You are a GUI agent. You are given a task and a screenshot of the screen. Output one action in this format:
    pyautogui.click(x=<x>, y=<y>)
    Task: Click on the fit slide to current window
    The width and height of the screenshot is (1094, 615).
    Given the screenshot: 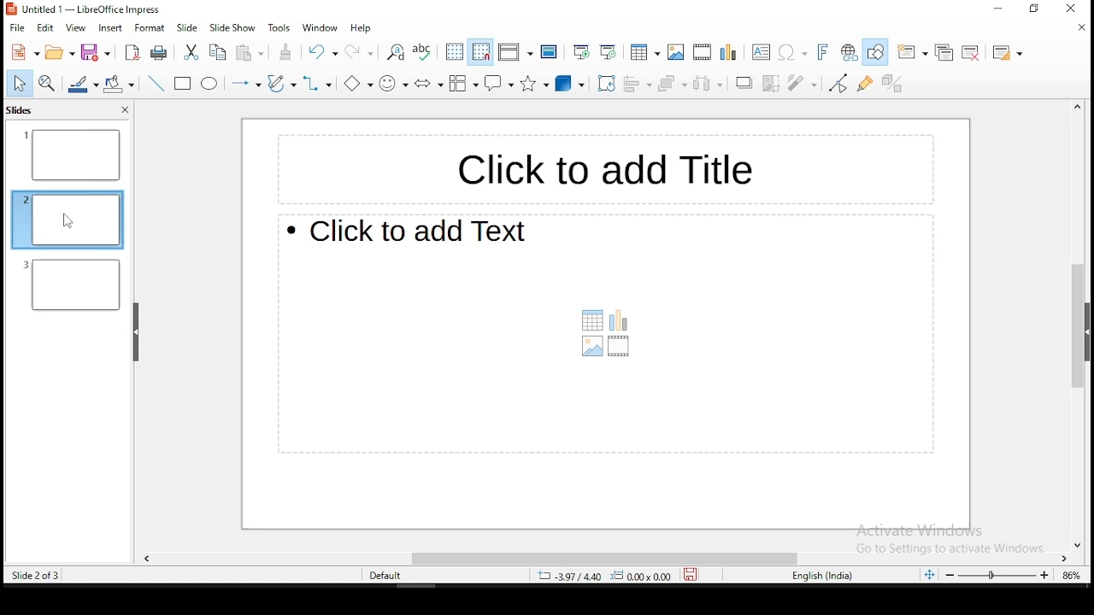 What is the action you would take?
    pyautogui.click(x=926, y=575)
    